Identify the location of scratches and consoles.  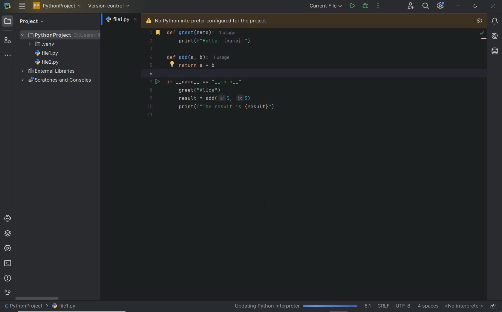
(55, 71).